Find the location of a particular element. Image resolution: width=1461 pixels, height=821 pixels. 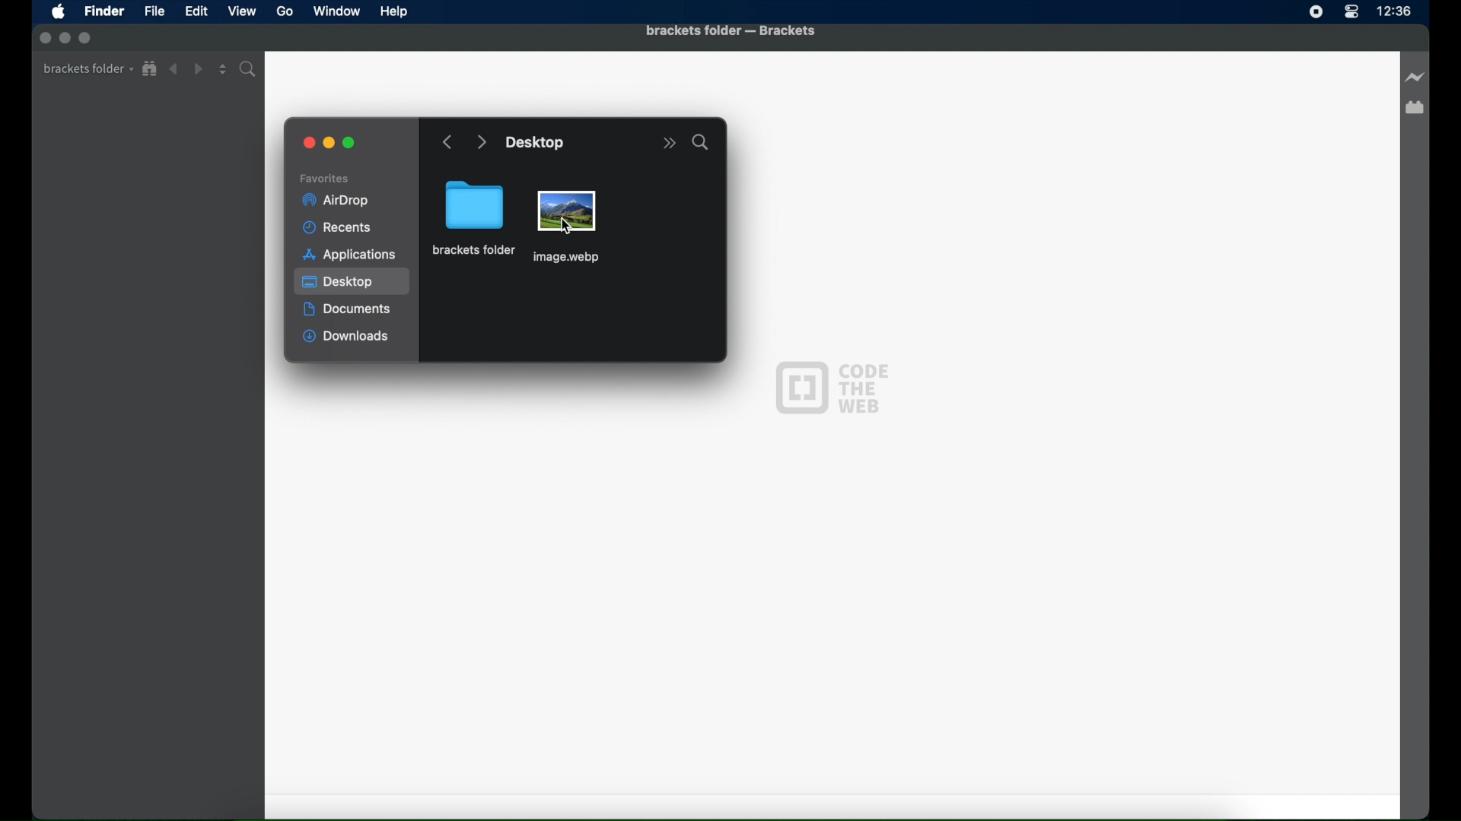

cursor is located at coordinates (565, 226).